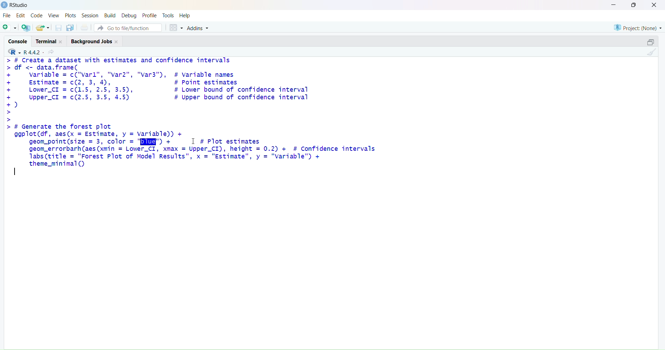 The image size is (665, 350). What do you see at coordinates (197, 28) in the screenshot?
I see `Addins` at bounding box center [197, 28].